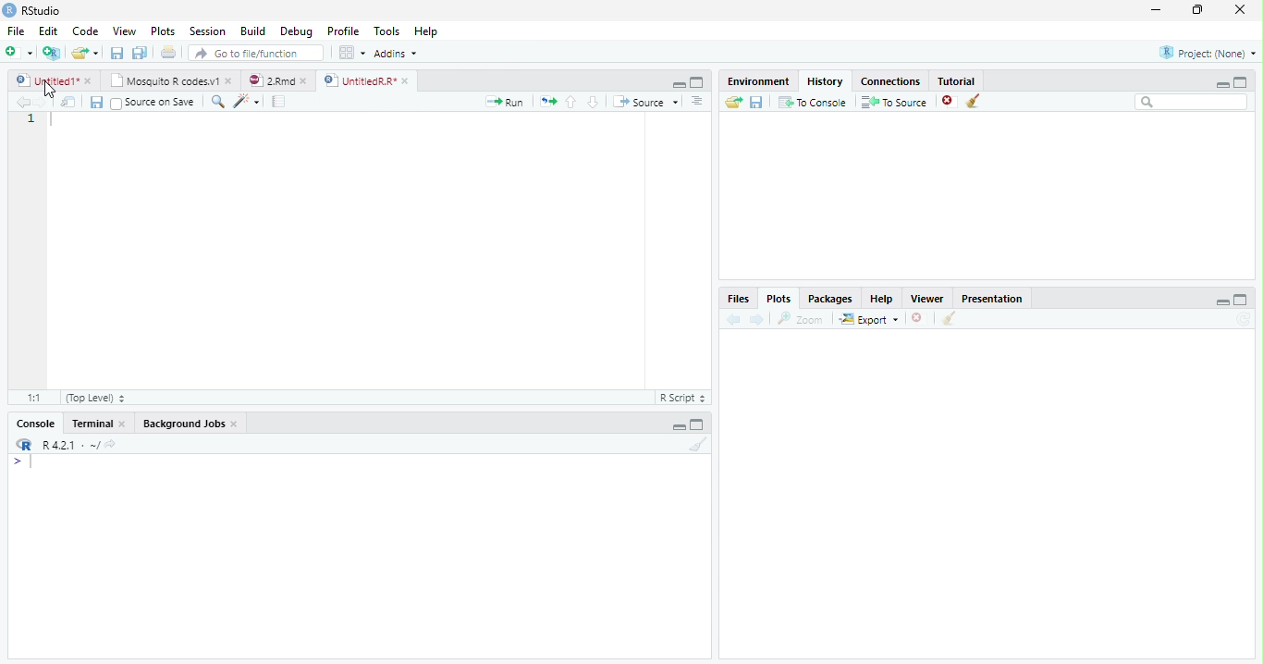  Describe the element at coordinates (256, 53) in the screenshot. I see `Go to file/function` at that location.